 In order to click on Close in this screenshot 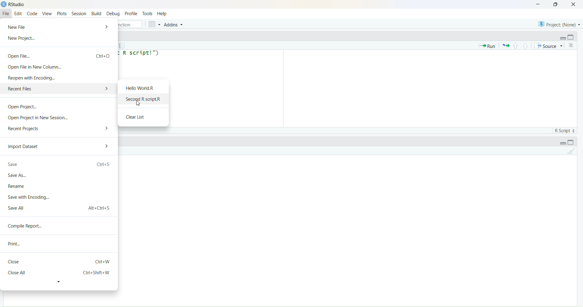, I will do `click(574, 5)`.